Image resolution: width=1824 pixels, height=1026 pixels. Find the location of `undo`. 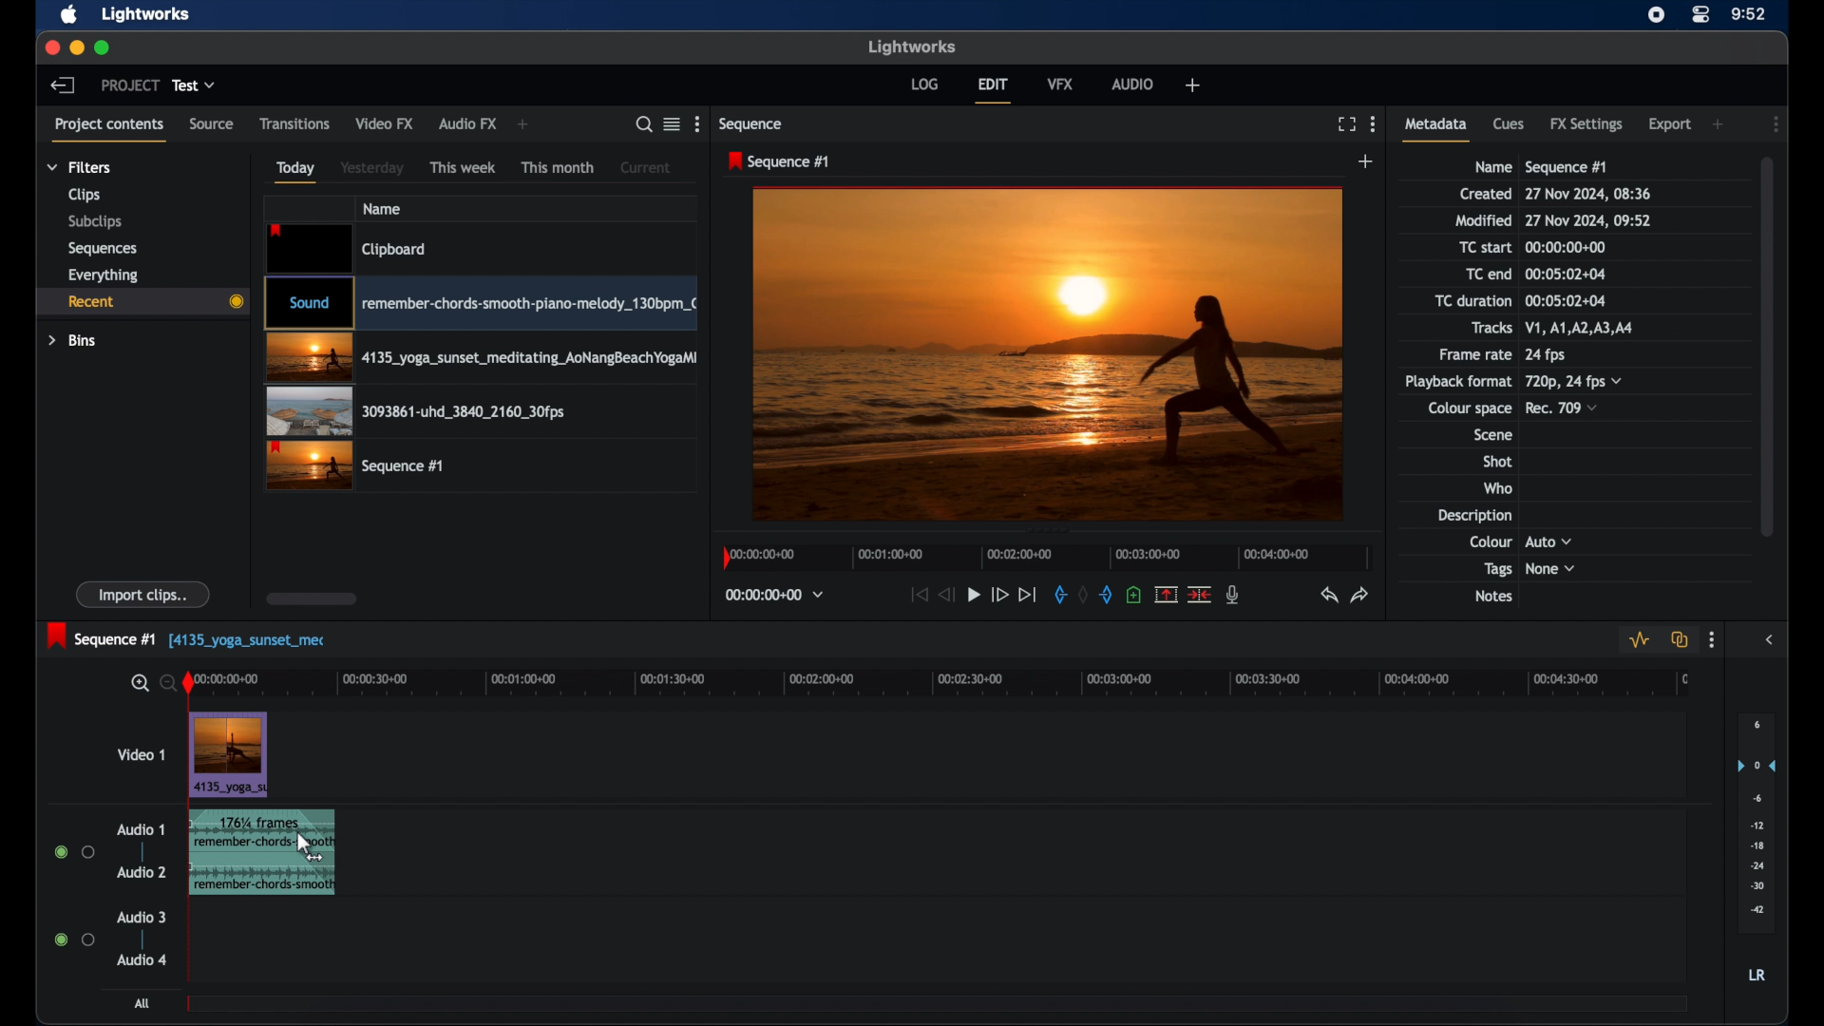

undo is located at coordinates (1327, 595).